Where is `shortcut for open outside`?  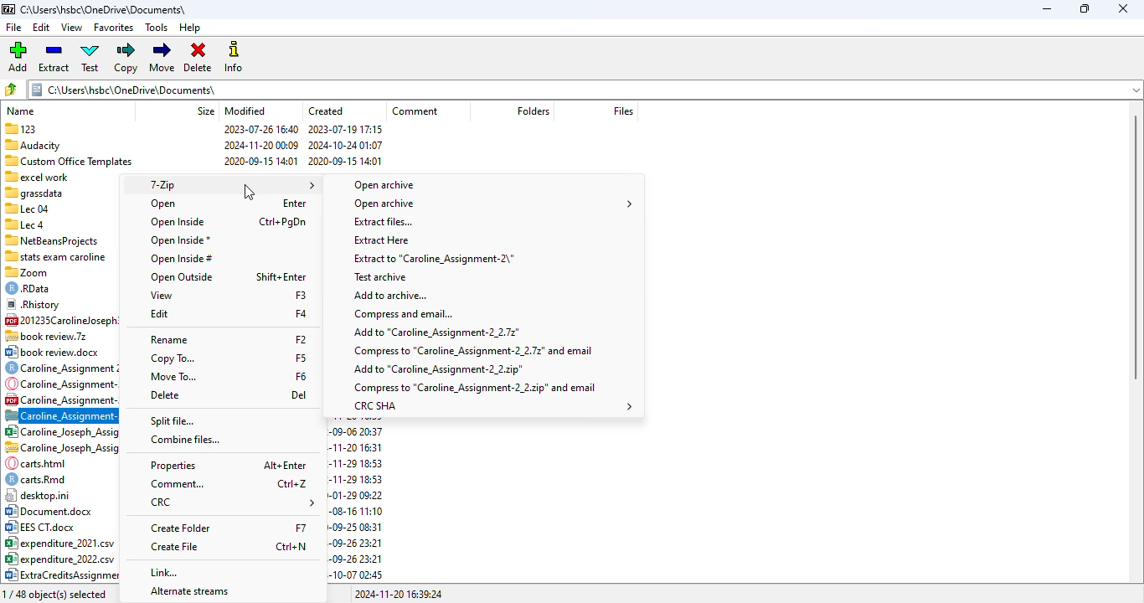 shortcut for open outside is located at coordinates (281, 277).